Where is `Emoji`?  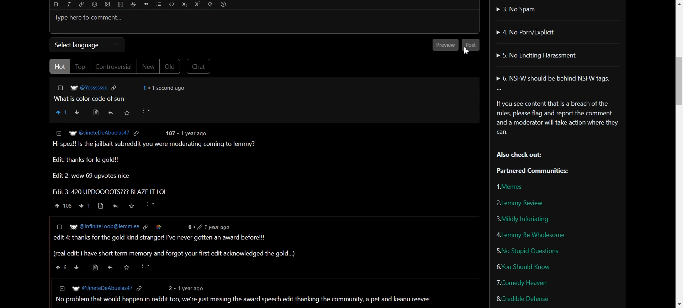 Emoji is located at coordinates (95, 4).